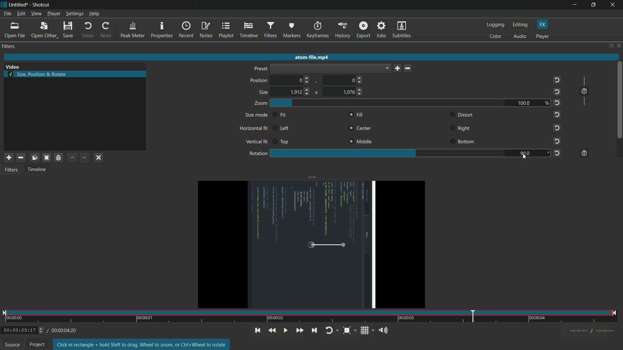  Describe the element at coordinates (303, 80) in the screenshot. I see `0 (choose position)` at that location.